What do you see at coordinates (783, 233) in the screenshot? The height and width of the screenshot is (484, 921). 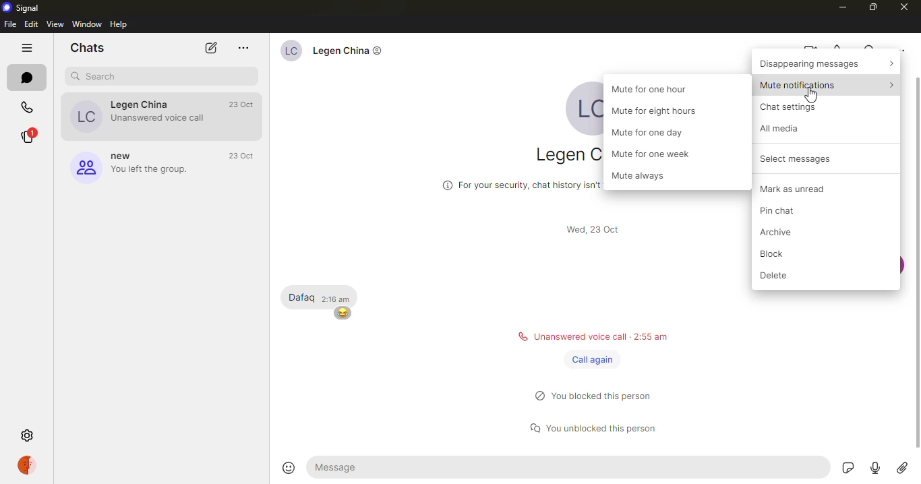 I see `archive` at bounding box center [783, 233].